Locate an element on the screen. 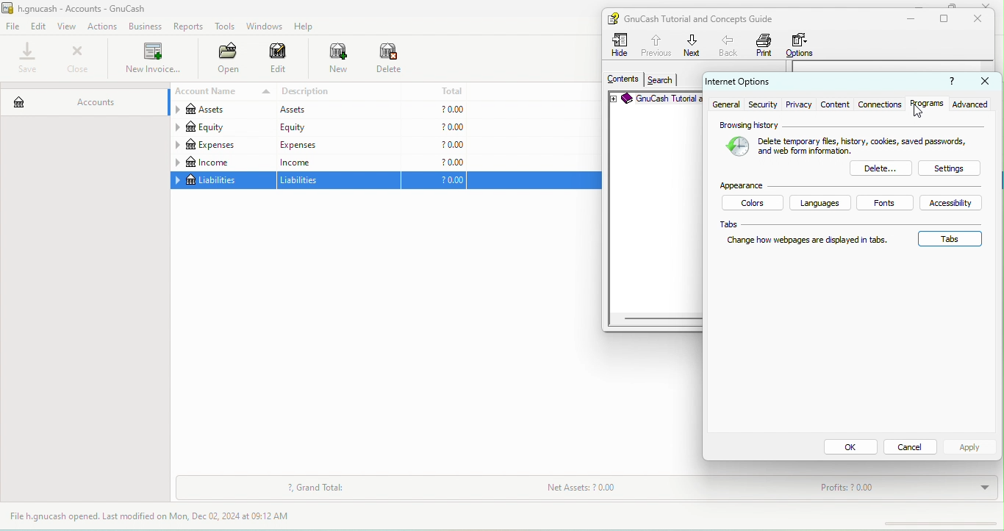 This screenshot has height=531, width=1004. security is located at coordinates (765, 104).